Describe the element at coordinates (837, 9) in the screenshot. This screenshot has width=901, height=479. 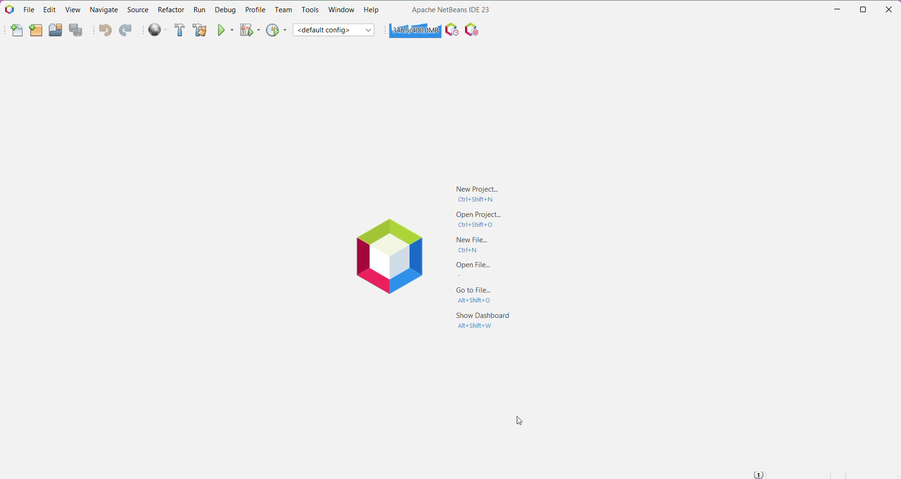
I see `Minimize` at that location.